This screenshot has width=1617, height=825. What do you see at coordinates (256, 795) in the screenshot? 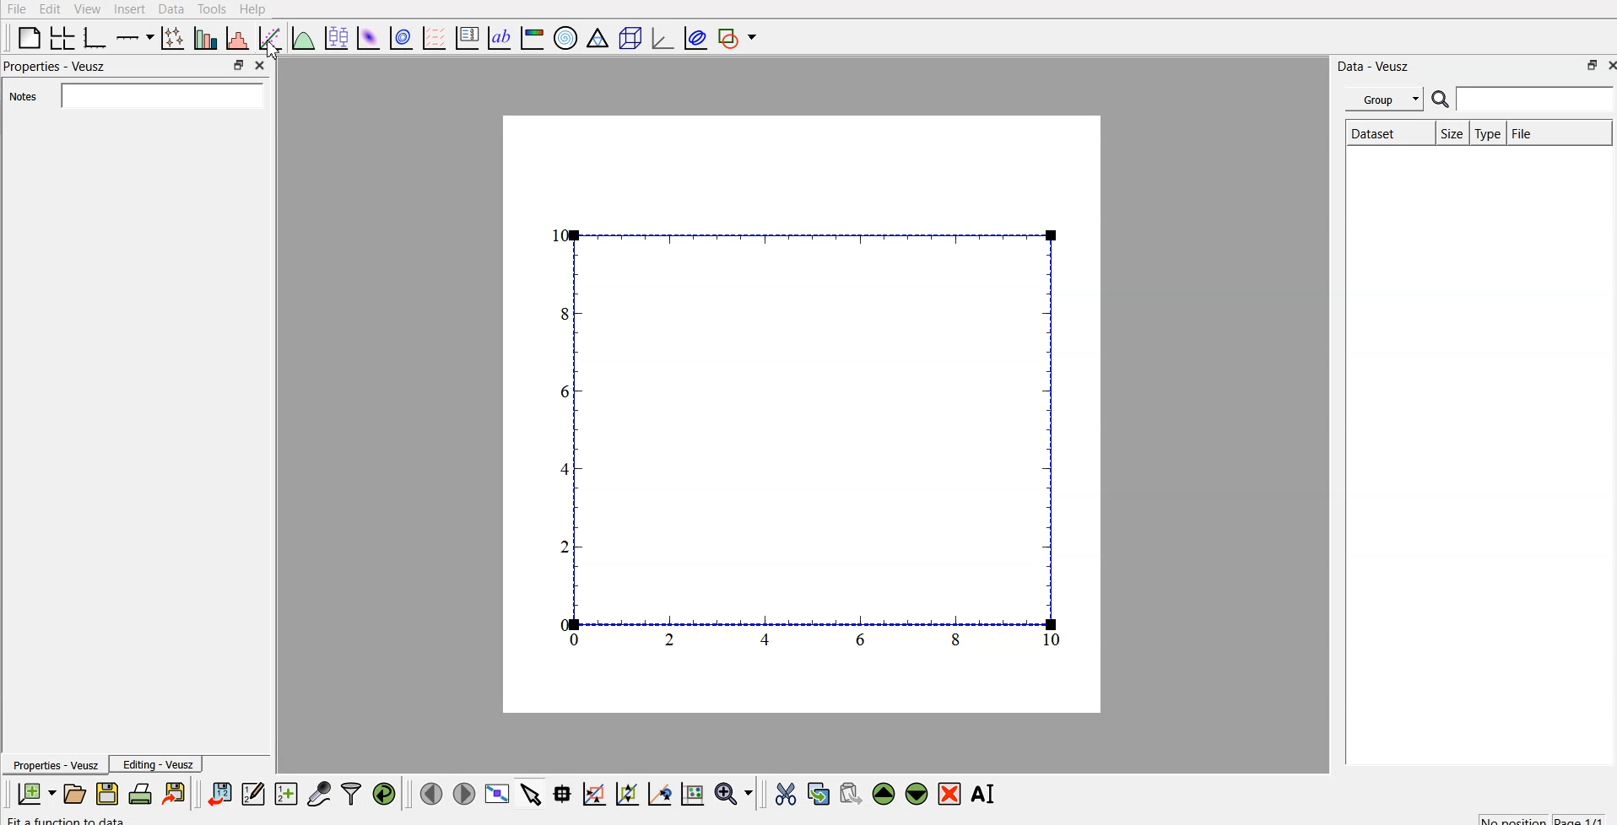
I see `edit and  enter new data sets` at bounding box center [256, 795].